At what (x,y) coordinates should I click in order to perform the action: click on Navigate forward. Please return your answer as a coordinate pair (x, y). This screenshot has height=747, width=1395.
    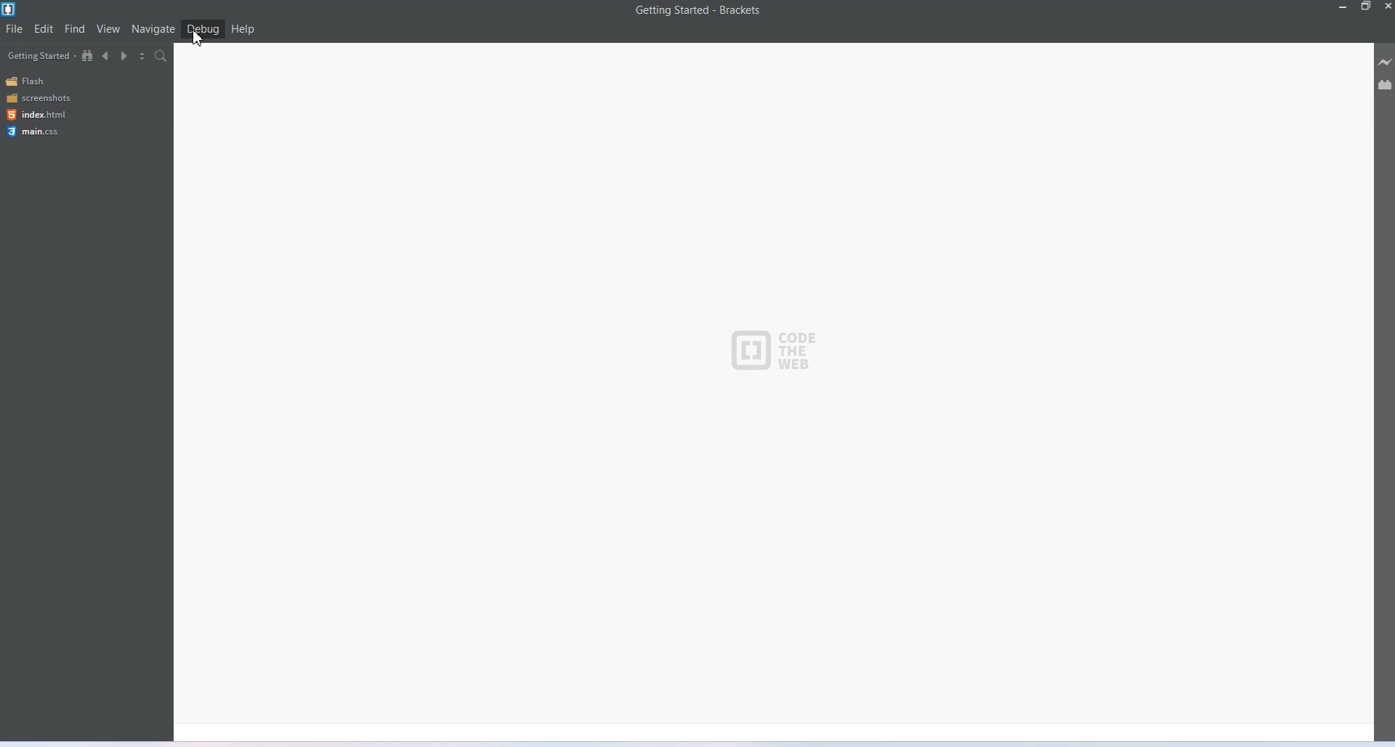
    Looking at the image, I should click on (124, 57).